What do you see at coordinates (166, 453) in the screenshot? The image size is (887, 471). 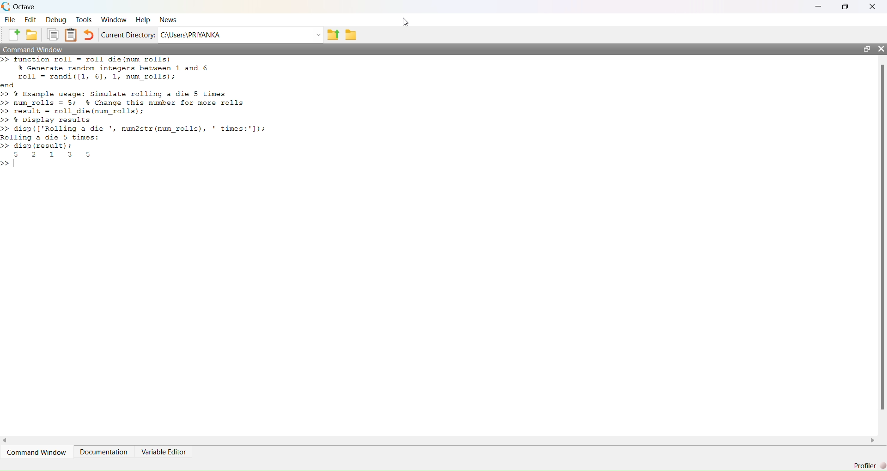 I see `variable editor` at bounding box center [166, 453].